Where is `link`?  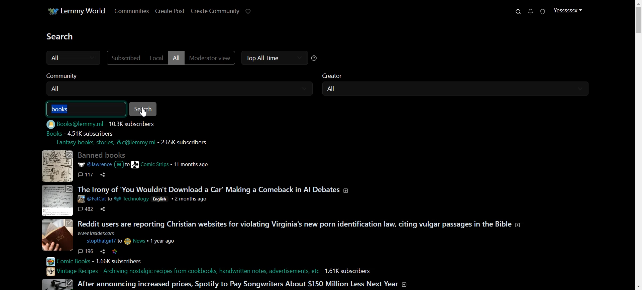
link is located at coordinates (65, 262).